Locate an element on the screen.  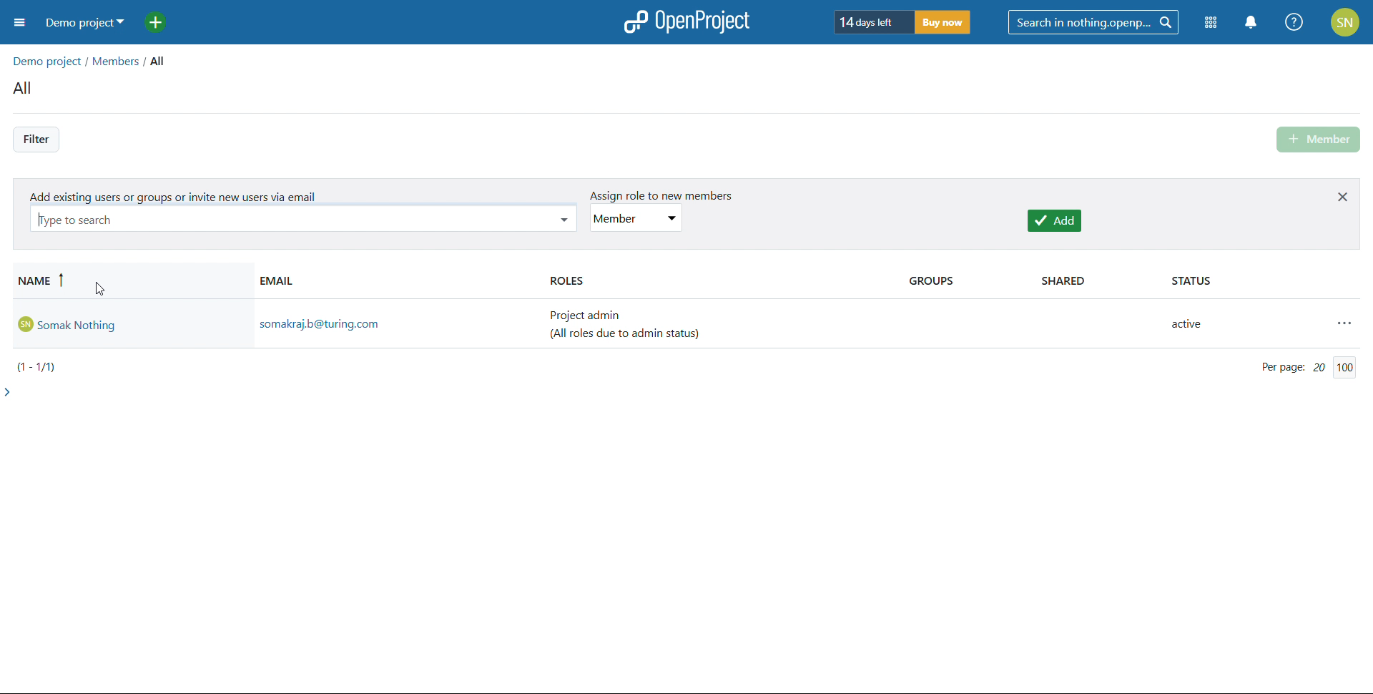
account is located at coordinates (1346, 21).